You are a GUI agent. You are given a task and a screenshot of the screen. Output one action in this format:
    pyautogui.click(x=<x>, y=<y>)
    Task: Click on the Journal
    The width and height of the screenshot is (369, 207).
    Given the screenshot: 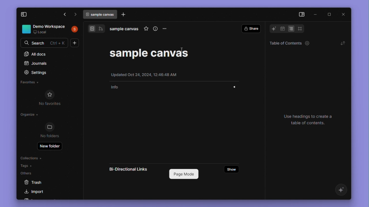 What is the action you would take?
    pyautogui.click(x=36, y=64)
    